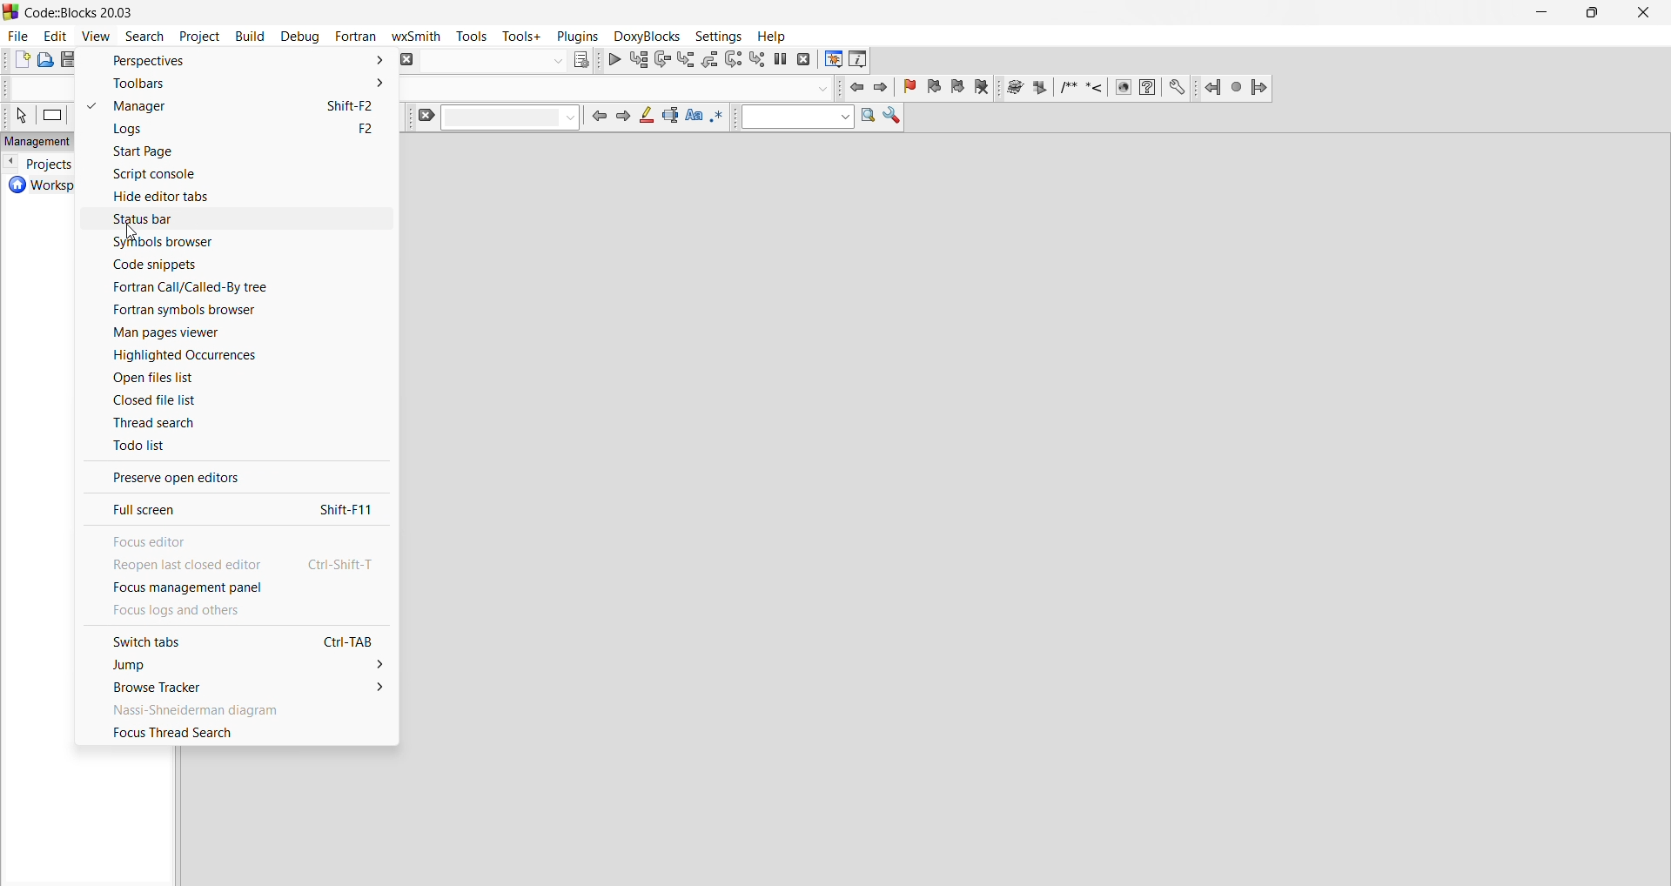 This screenshot has width=1671, height=886. I want to click on fortran, so click(356, 35).